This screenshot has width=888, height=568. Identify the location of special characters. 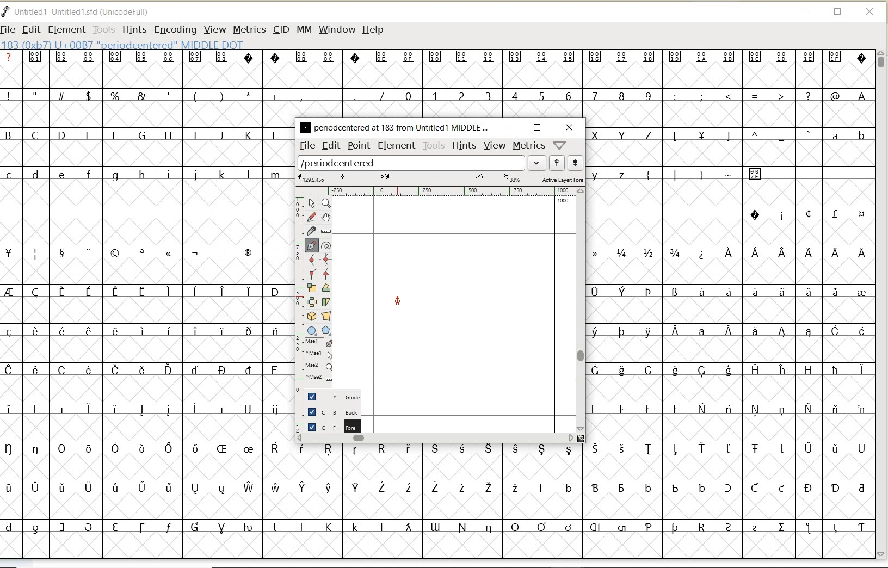
(807, 214).